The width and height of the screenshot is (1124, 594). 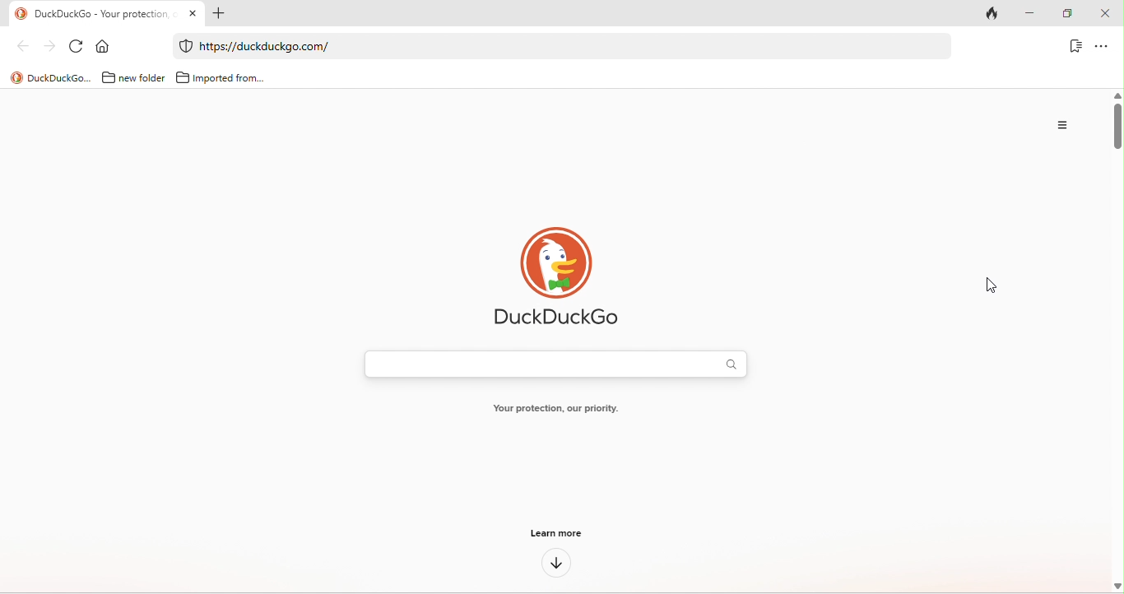 I want to click on option, so click(x=1103, y=47).